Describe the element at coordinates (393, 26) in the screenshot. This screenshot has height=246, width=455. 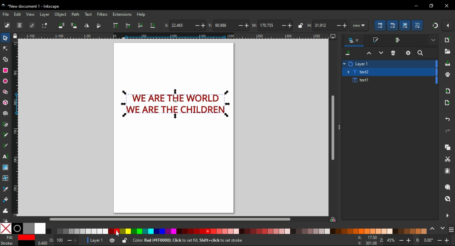
I see `scale ready of round corners` at that location.